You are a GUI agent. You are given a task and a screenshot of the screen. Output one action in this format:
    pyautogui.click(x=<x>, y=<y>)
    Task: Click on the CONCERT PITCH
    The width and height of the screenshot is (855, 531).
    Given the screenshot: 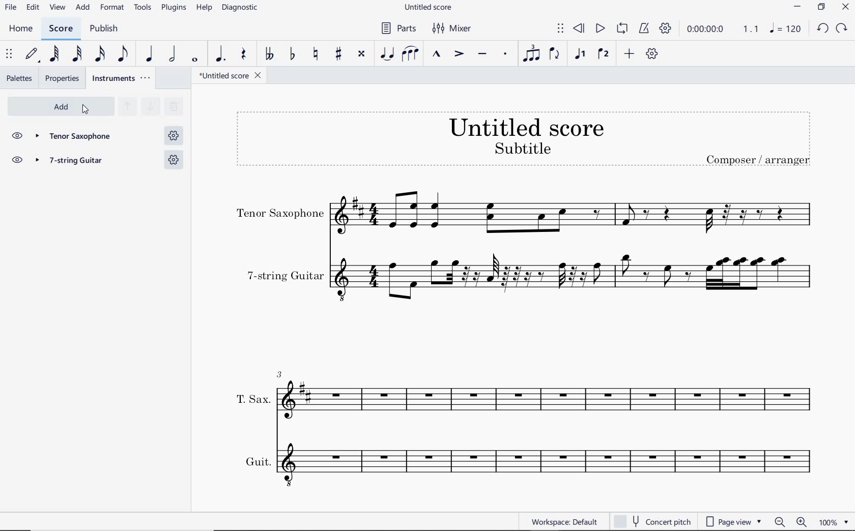 What is the action you would take?
    pyautogui.click(x=651, y=521)
    